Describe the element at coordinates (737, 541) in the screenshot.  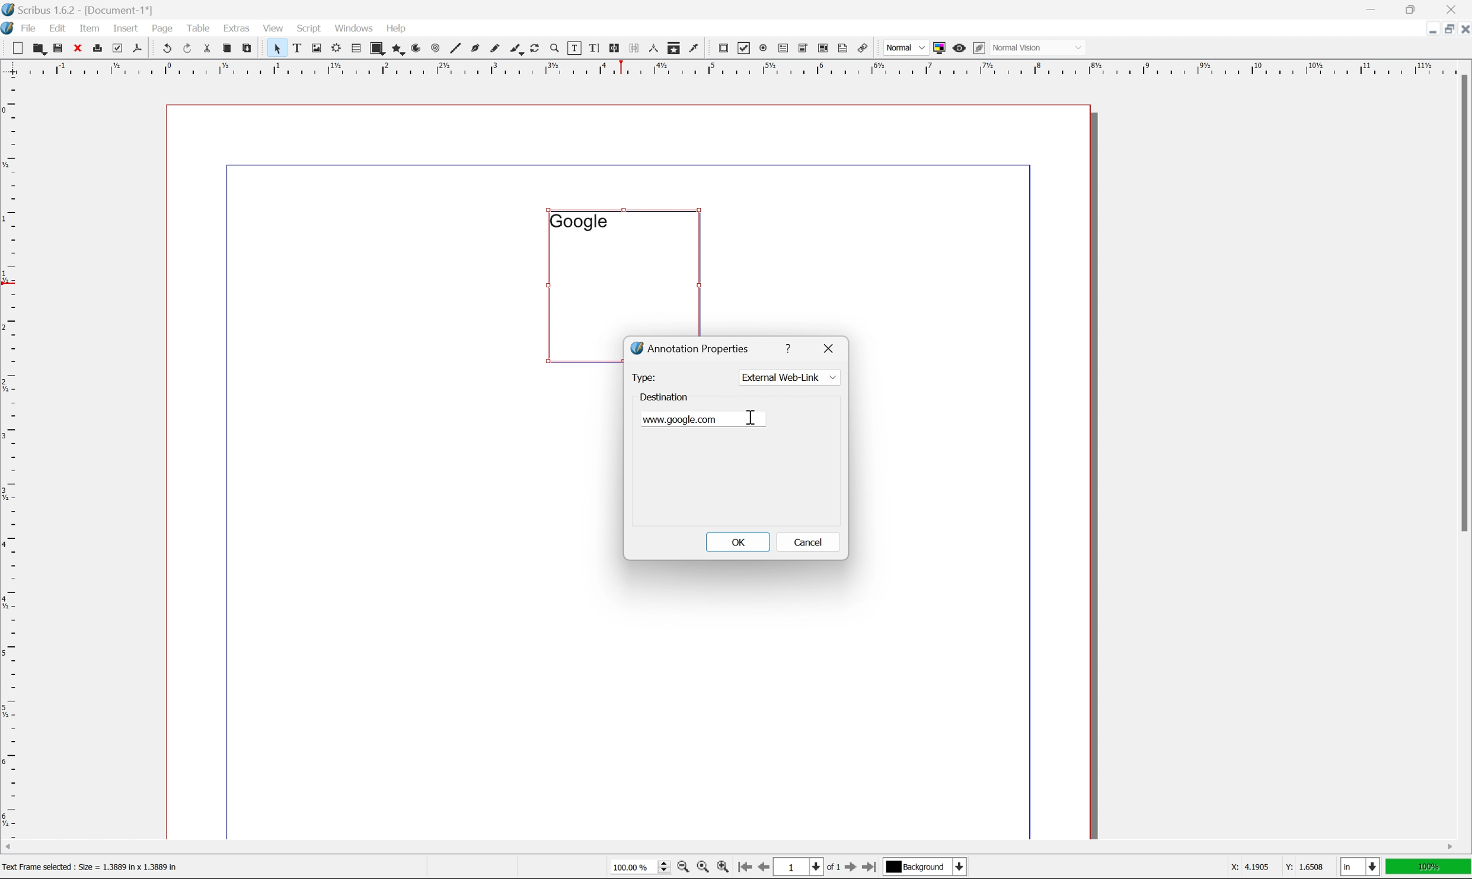
I see `OK` at that location.